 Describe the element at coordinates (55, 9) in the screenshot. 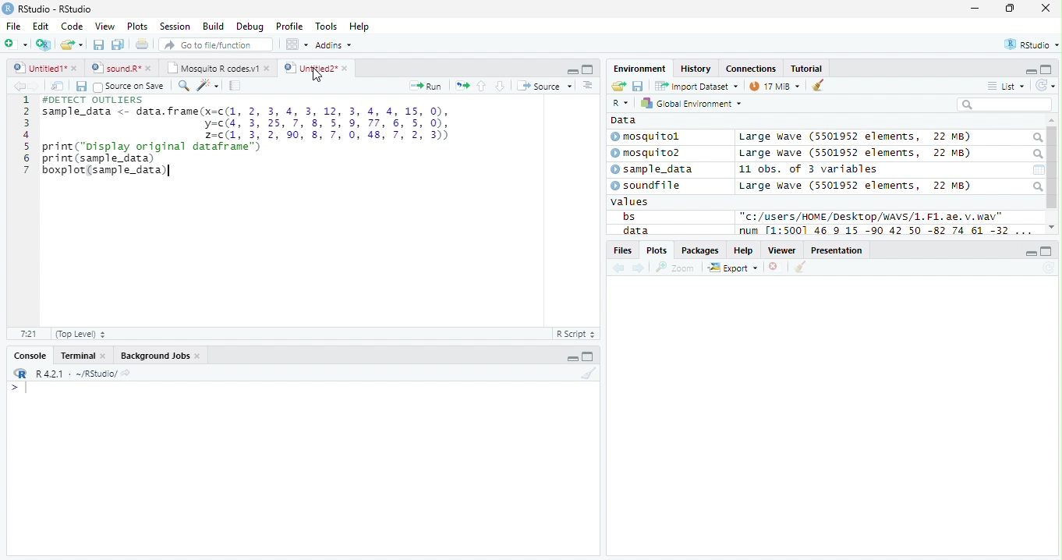

I see `RStudio - RStudio` at that location.